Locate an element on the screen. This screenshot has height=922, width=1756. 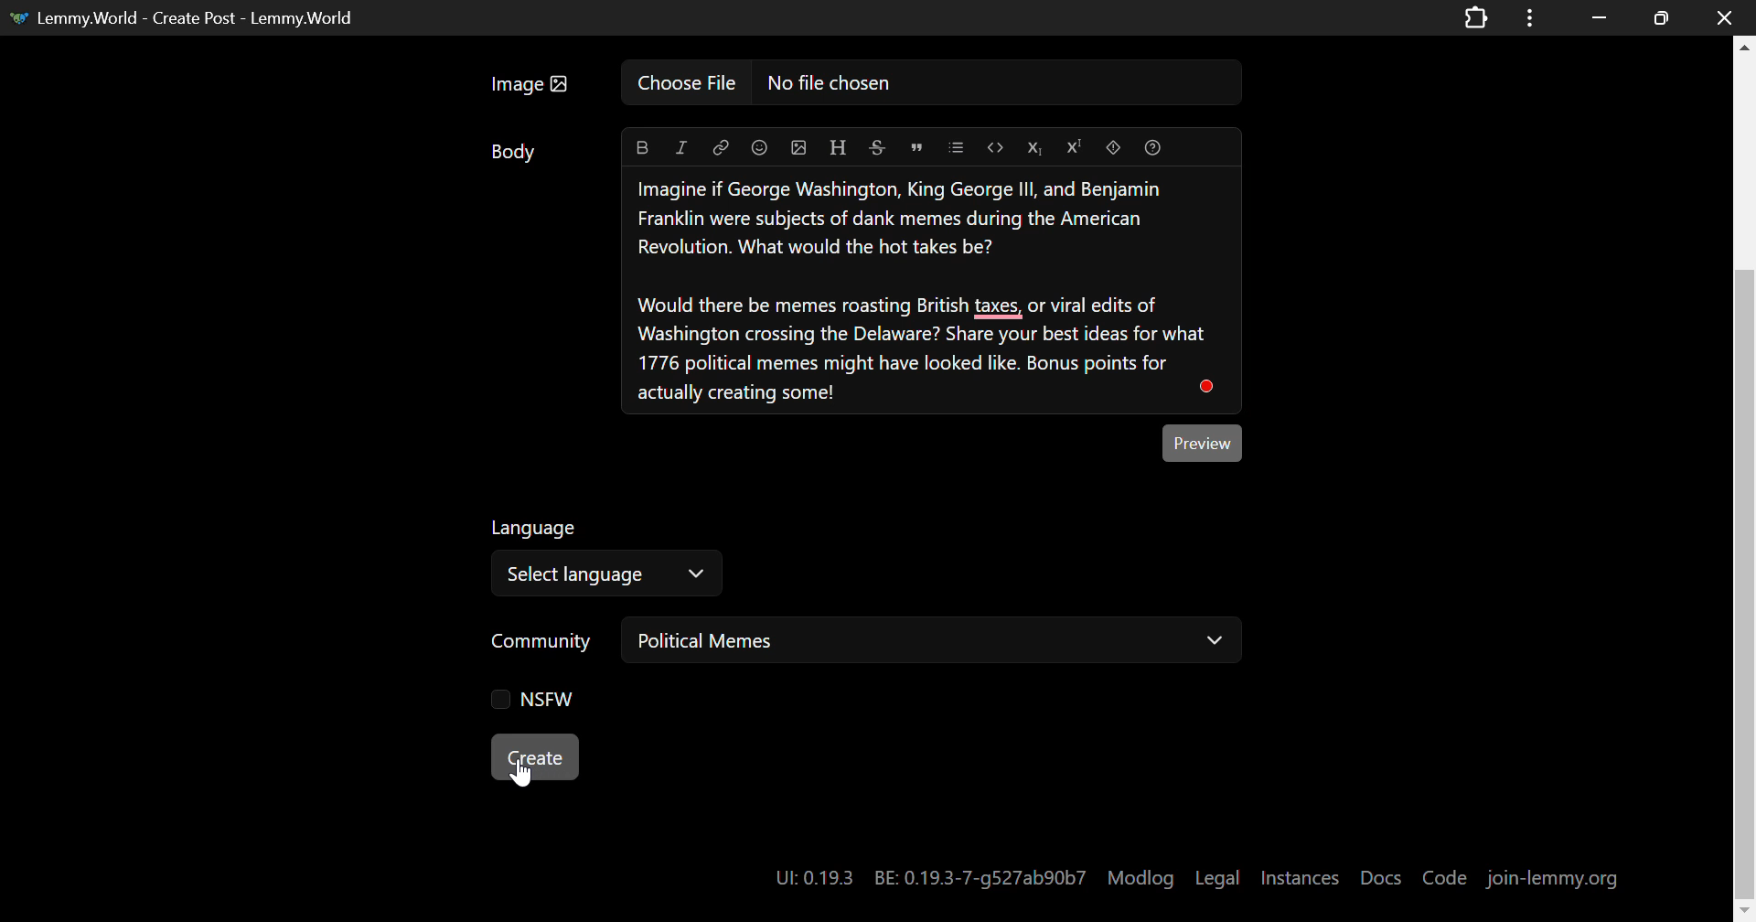
Formatting Help is located at coordinates (1151, 148).